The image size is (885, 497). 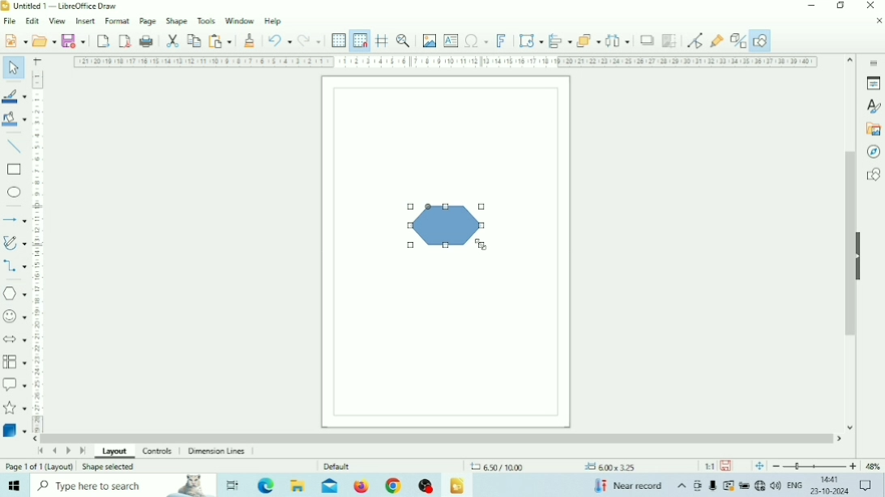 I want to click on Lines and Arrows, so click(x=14, y=219).